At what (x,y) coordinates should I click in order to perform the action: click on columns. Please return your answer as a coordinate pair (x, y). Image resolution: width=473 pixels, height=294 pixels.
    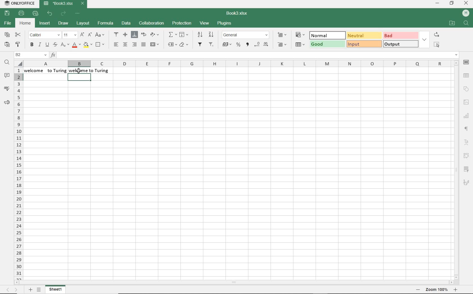
    Looking at the image, I should click on (233, 64).